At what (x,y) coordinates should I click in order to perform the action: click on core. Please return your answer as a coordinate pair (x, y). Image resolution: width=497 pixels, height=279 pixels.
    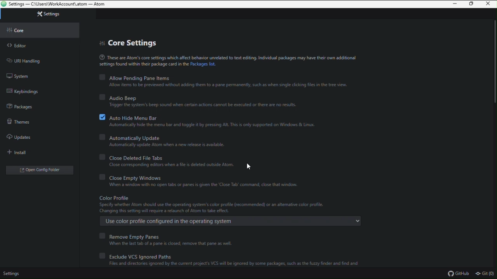
    Looking at the image, I should click on (38, 29).